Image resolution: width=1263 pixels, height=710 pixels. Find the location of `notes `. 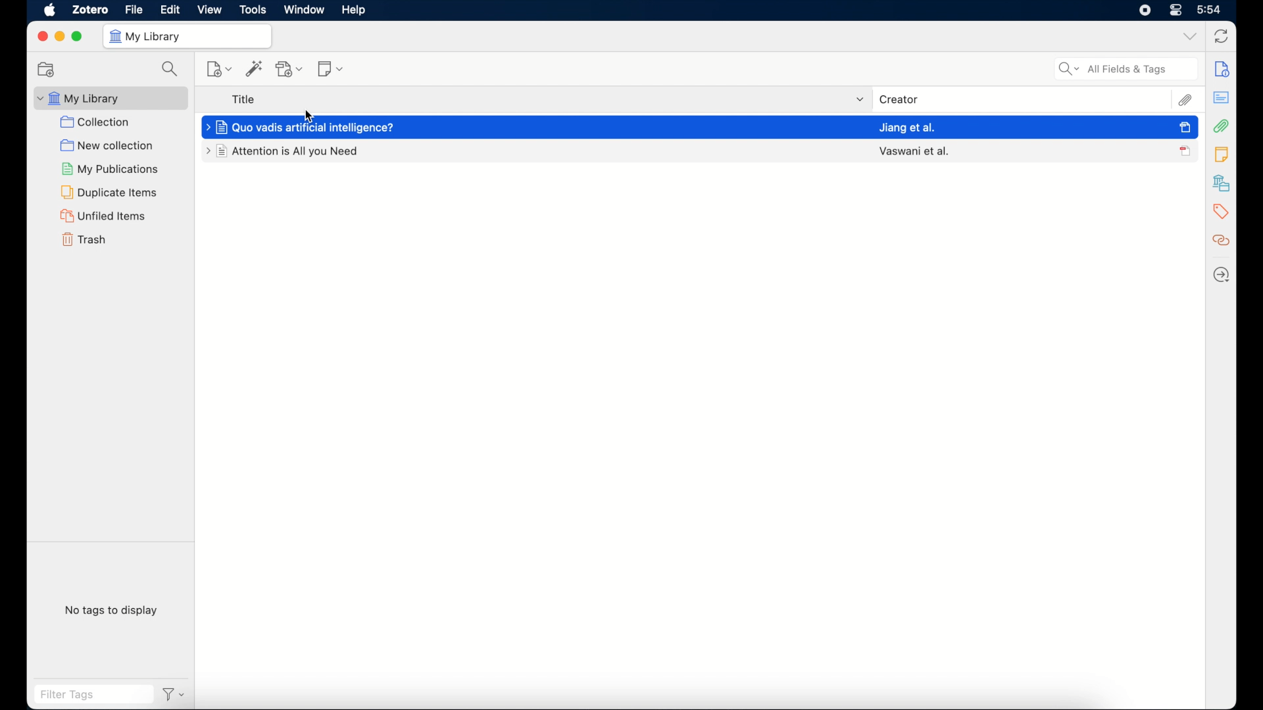

notes  is located at coordinates (1221, 154).